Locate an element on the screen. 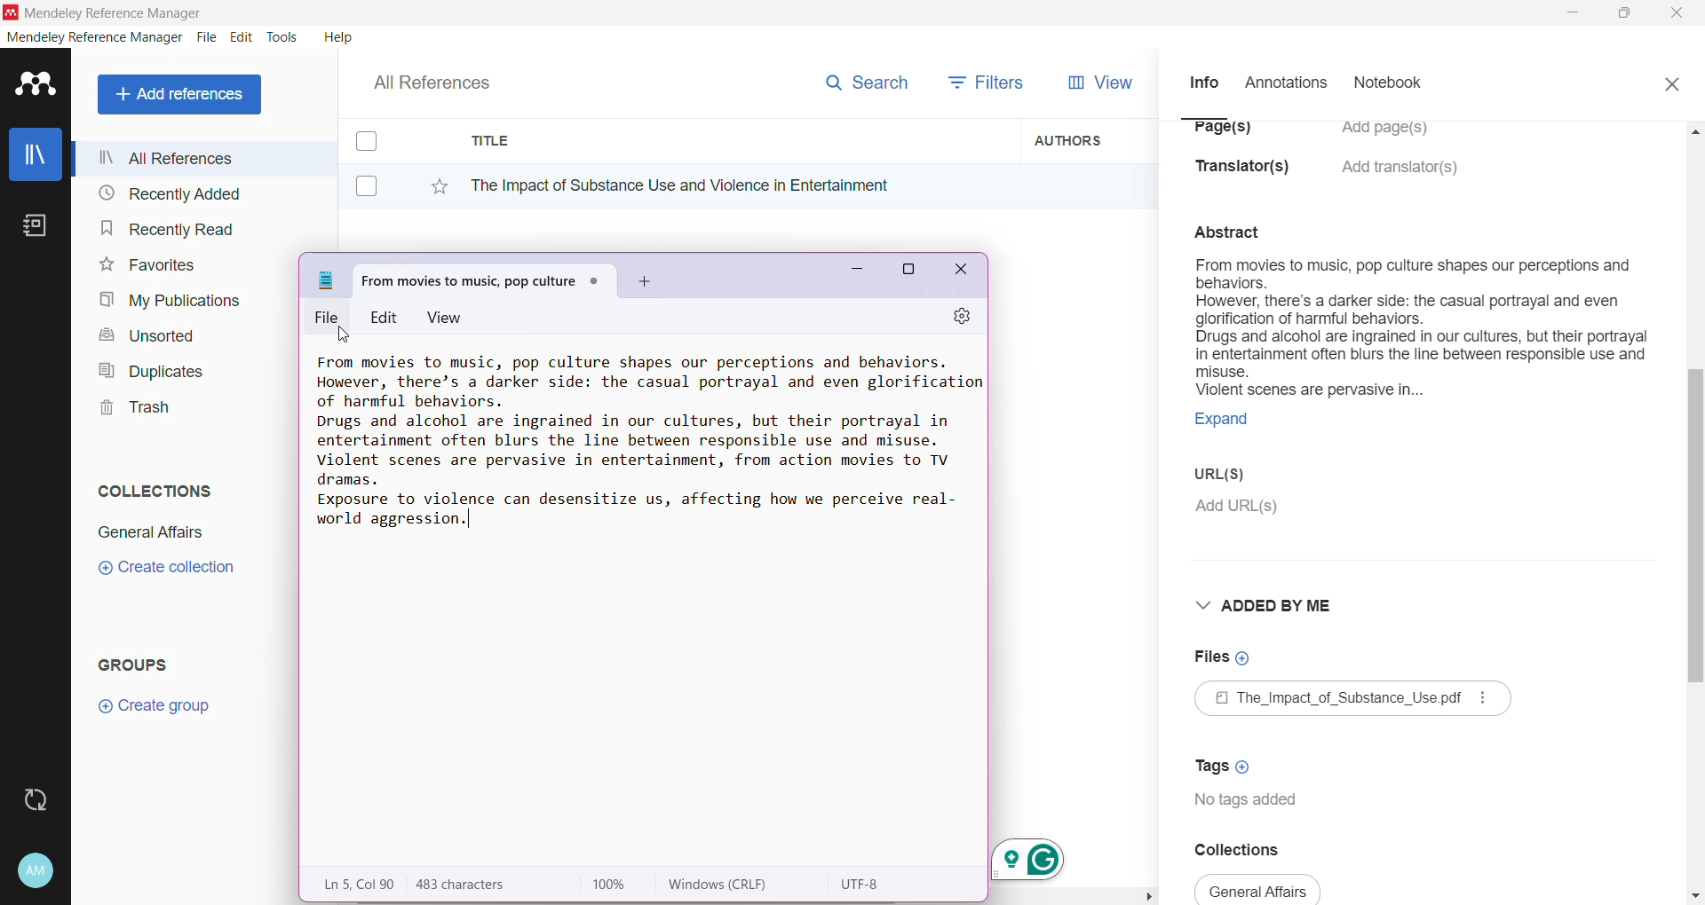  Help is located at coordinates (337, 36).